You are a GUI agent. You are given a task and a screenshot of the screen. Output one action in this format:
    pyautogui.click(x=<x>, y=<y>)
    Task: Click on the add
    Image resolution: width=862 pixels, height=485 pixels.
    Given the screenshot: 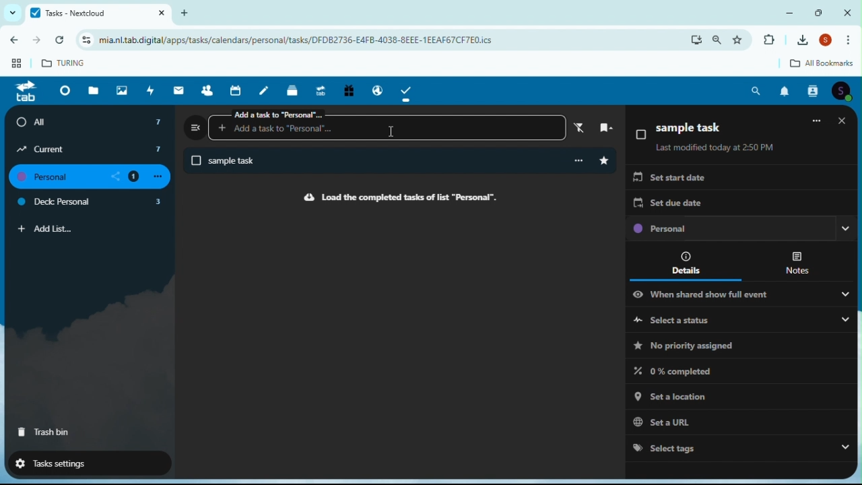 What is the action you would take?
    pyautogui.click(x=189, y=12)
    